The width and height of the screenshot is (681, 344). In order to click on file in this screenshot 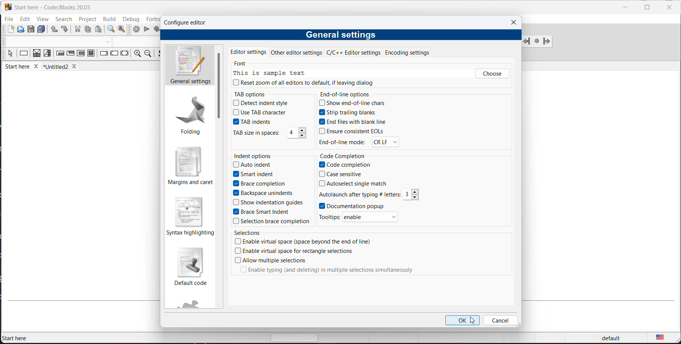, I will do `click(9, 19)`.